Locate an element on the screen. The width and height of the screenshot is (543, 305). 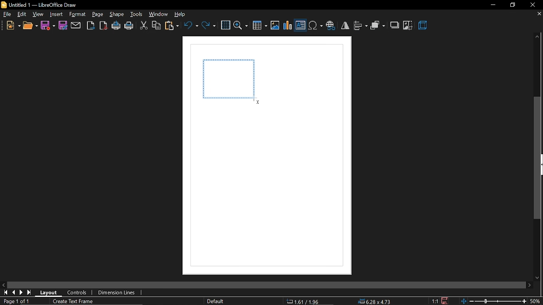
close current tab is located at coordinates (537, 14).